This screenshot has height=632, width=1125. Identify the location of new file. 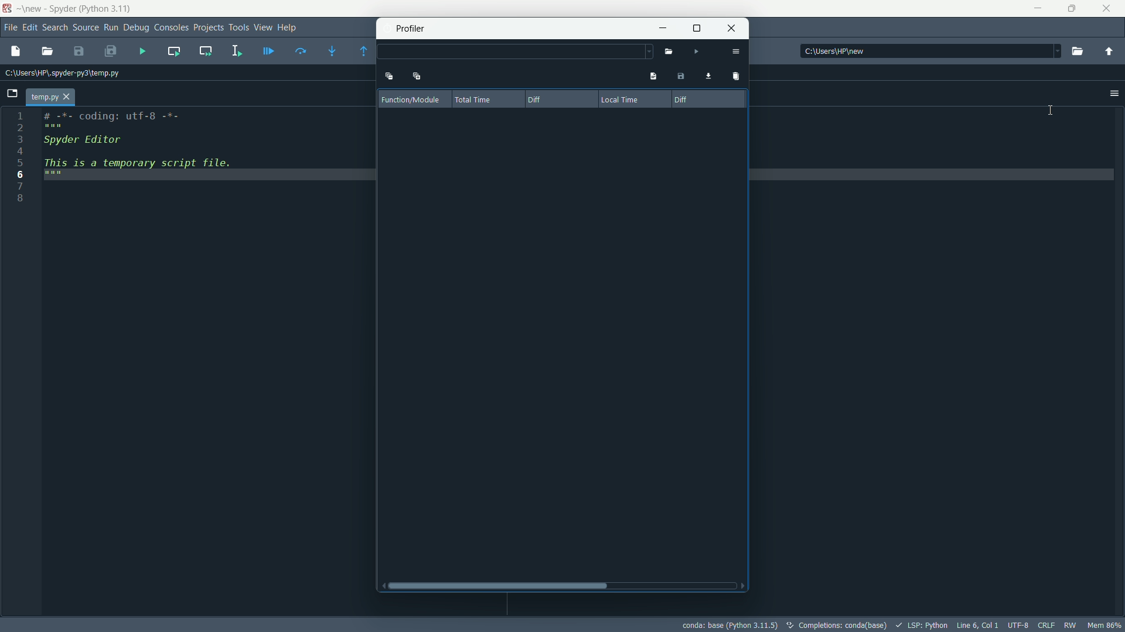
(15, 51).